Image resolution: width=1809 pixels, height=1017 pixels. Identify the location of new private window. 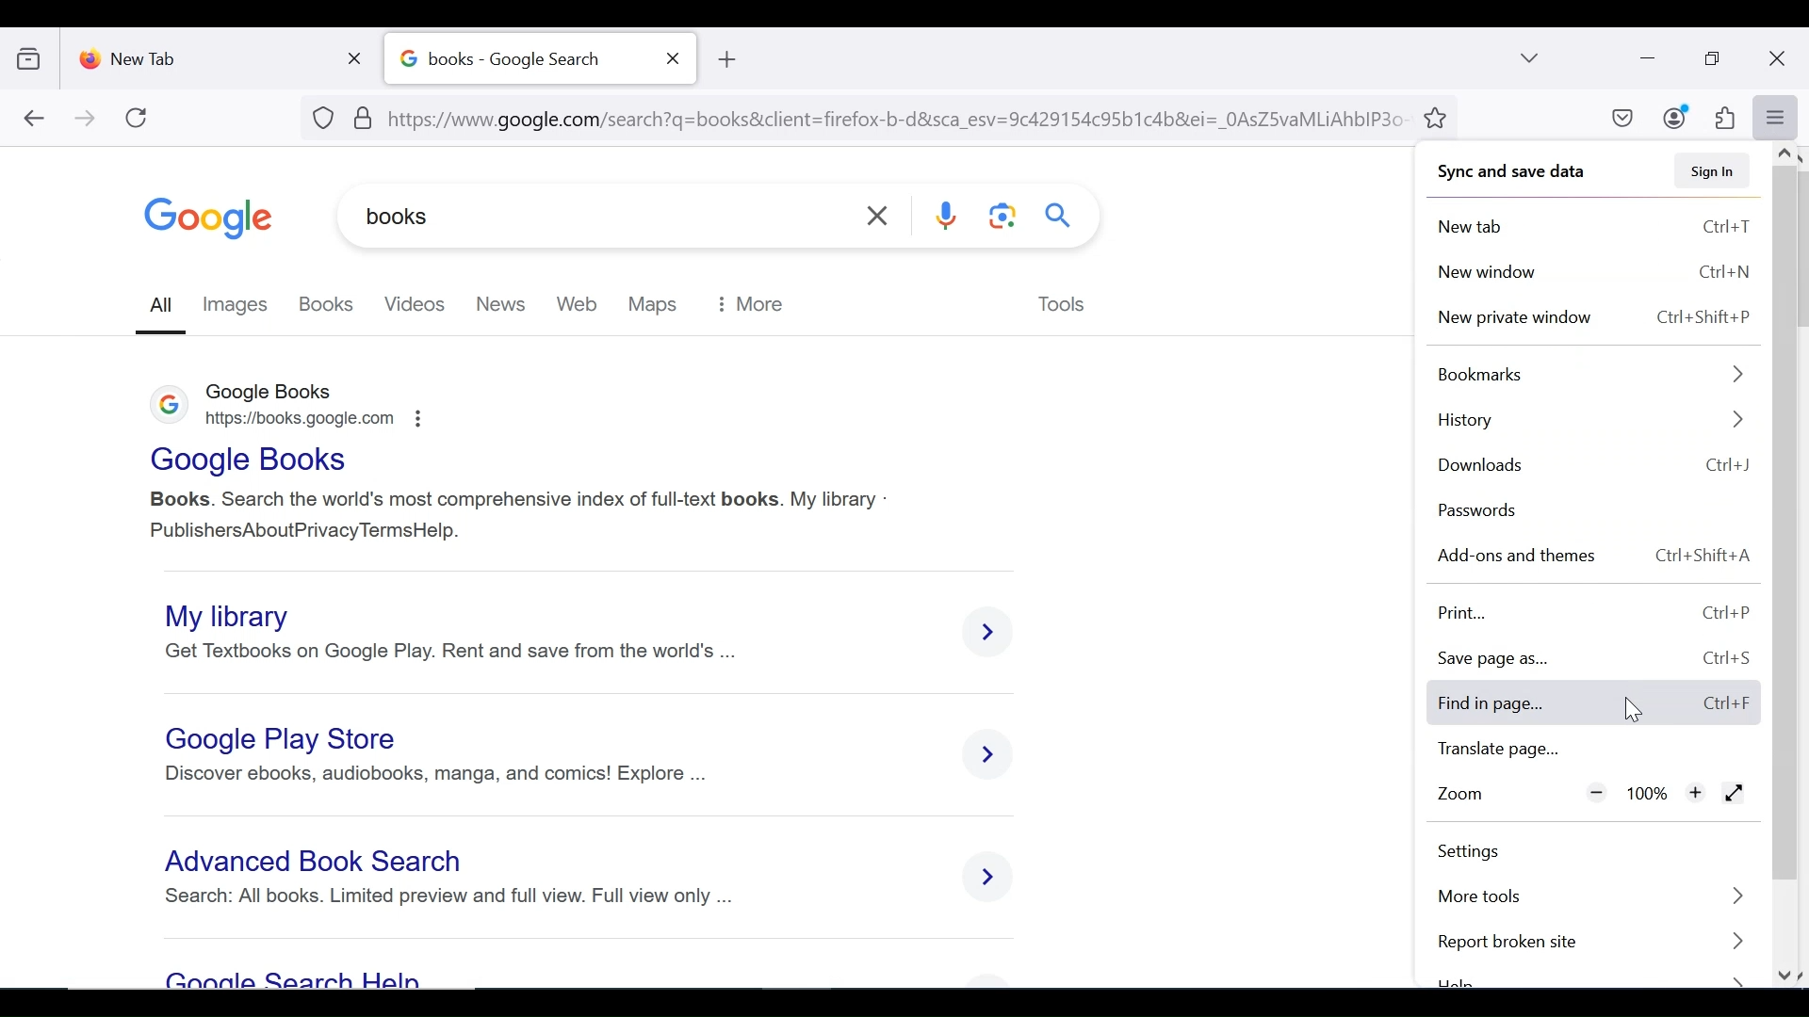
(1597, 315).